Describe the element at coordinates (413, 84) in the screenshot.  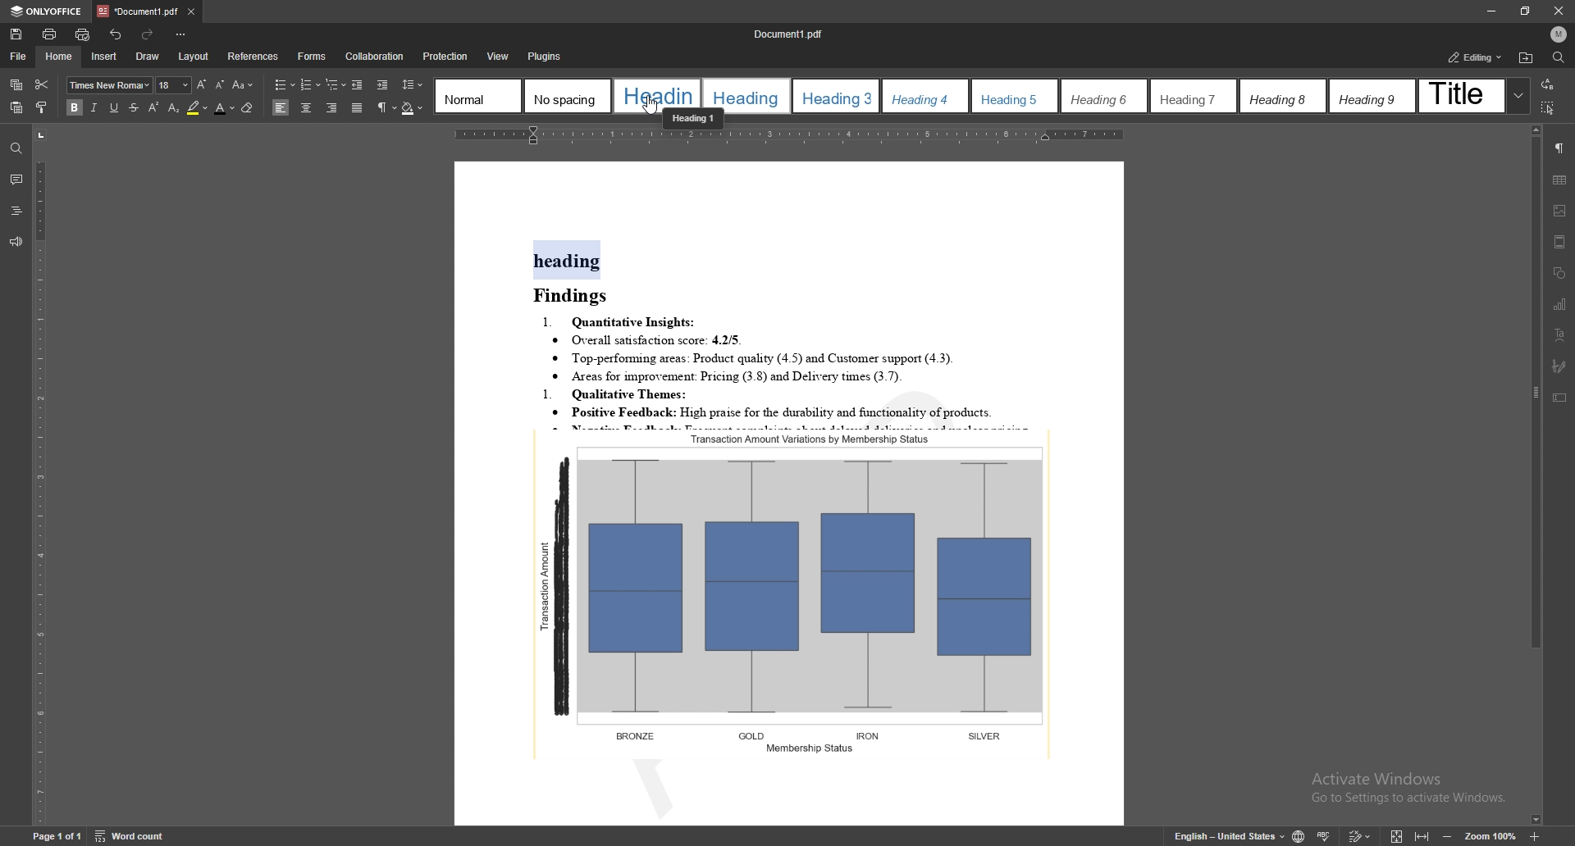
I see `line spacing` at that location.